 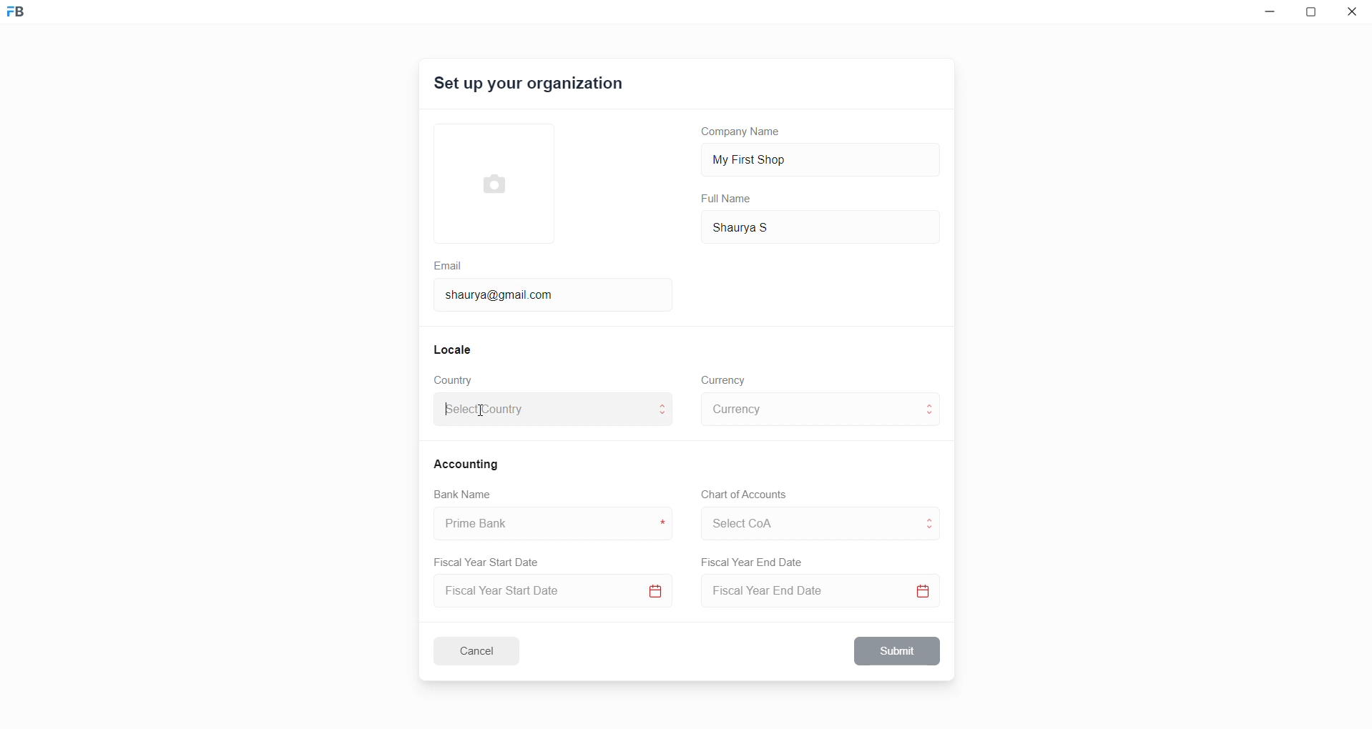 What do you see at coordinates (1353, 14) in the screenshot?
I see `close` at bounding box center [1353, 14].